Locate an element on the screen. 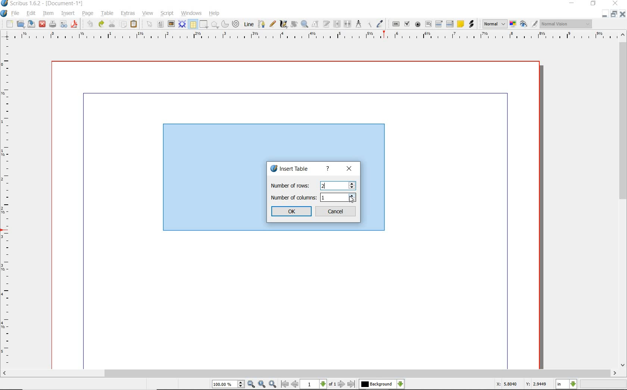 Image resolution: width=627 pixels, height=390 pixels. minimize is located at coordinates (604, 14).